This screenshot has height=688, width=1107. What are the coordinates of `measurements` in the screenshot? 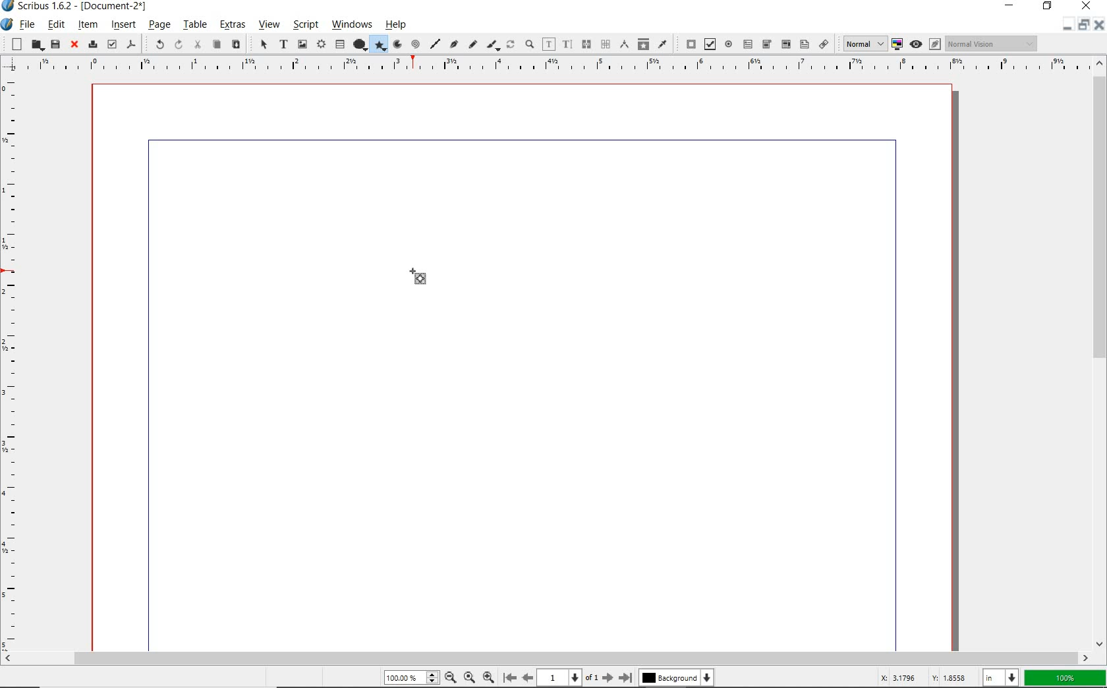 It's located at (625, 44).